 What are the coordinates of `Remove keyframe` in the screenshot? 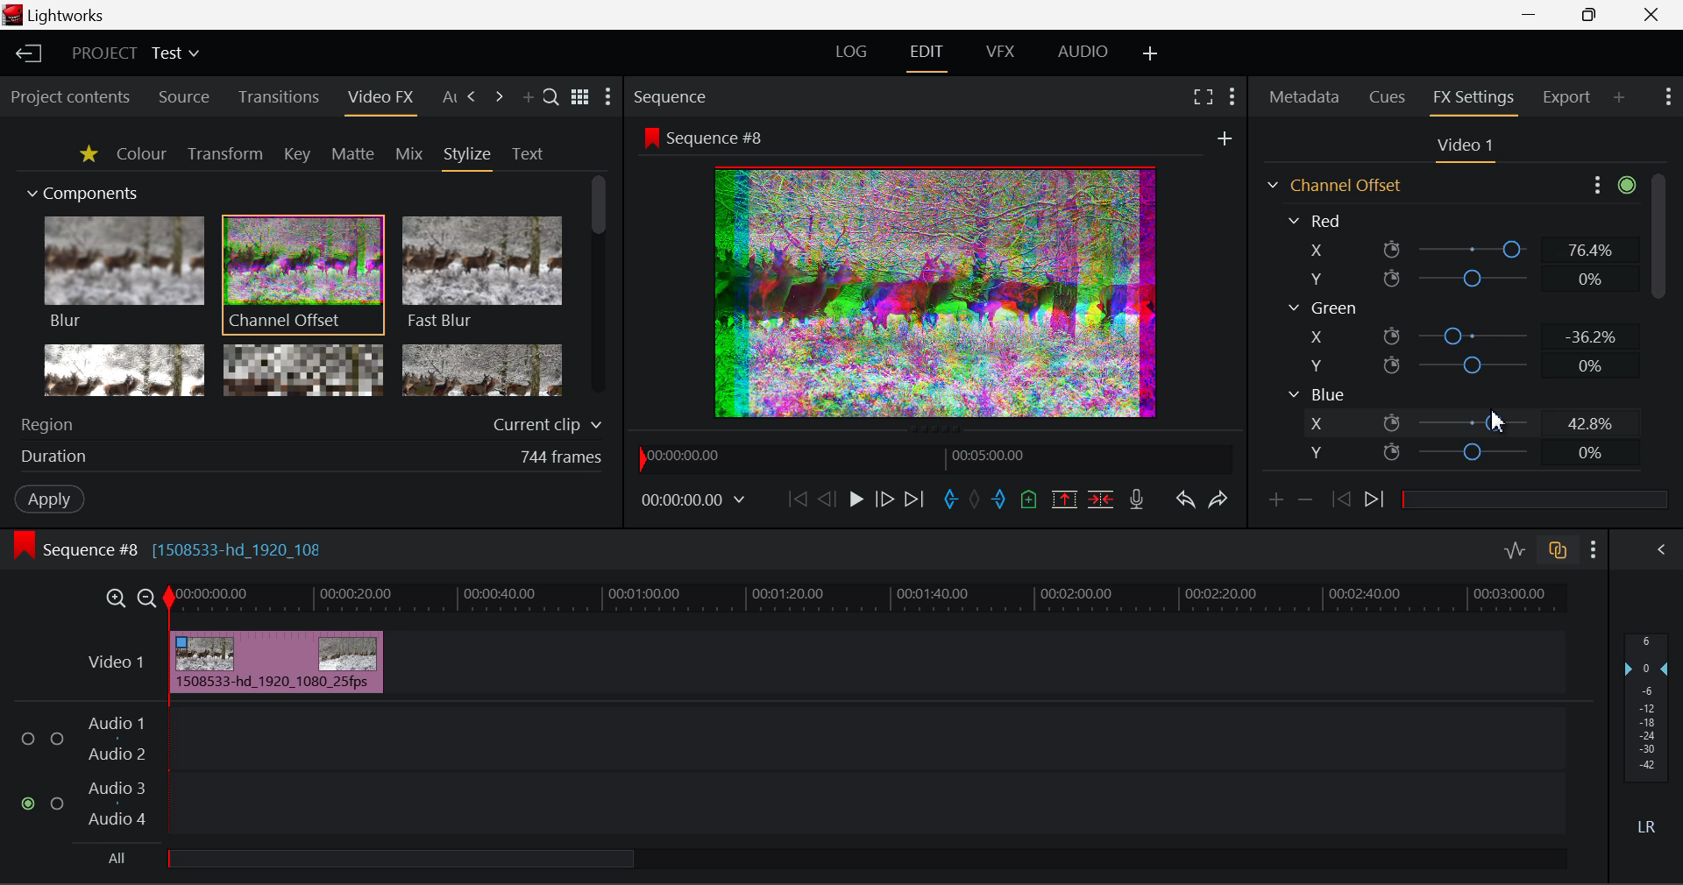 It's located at (1306, 505).